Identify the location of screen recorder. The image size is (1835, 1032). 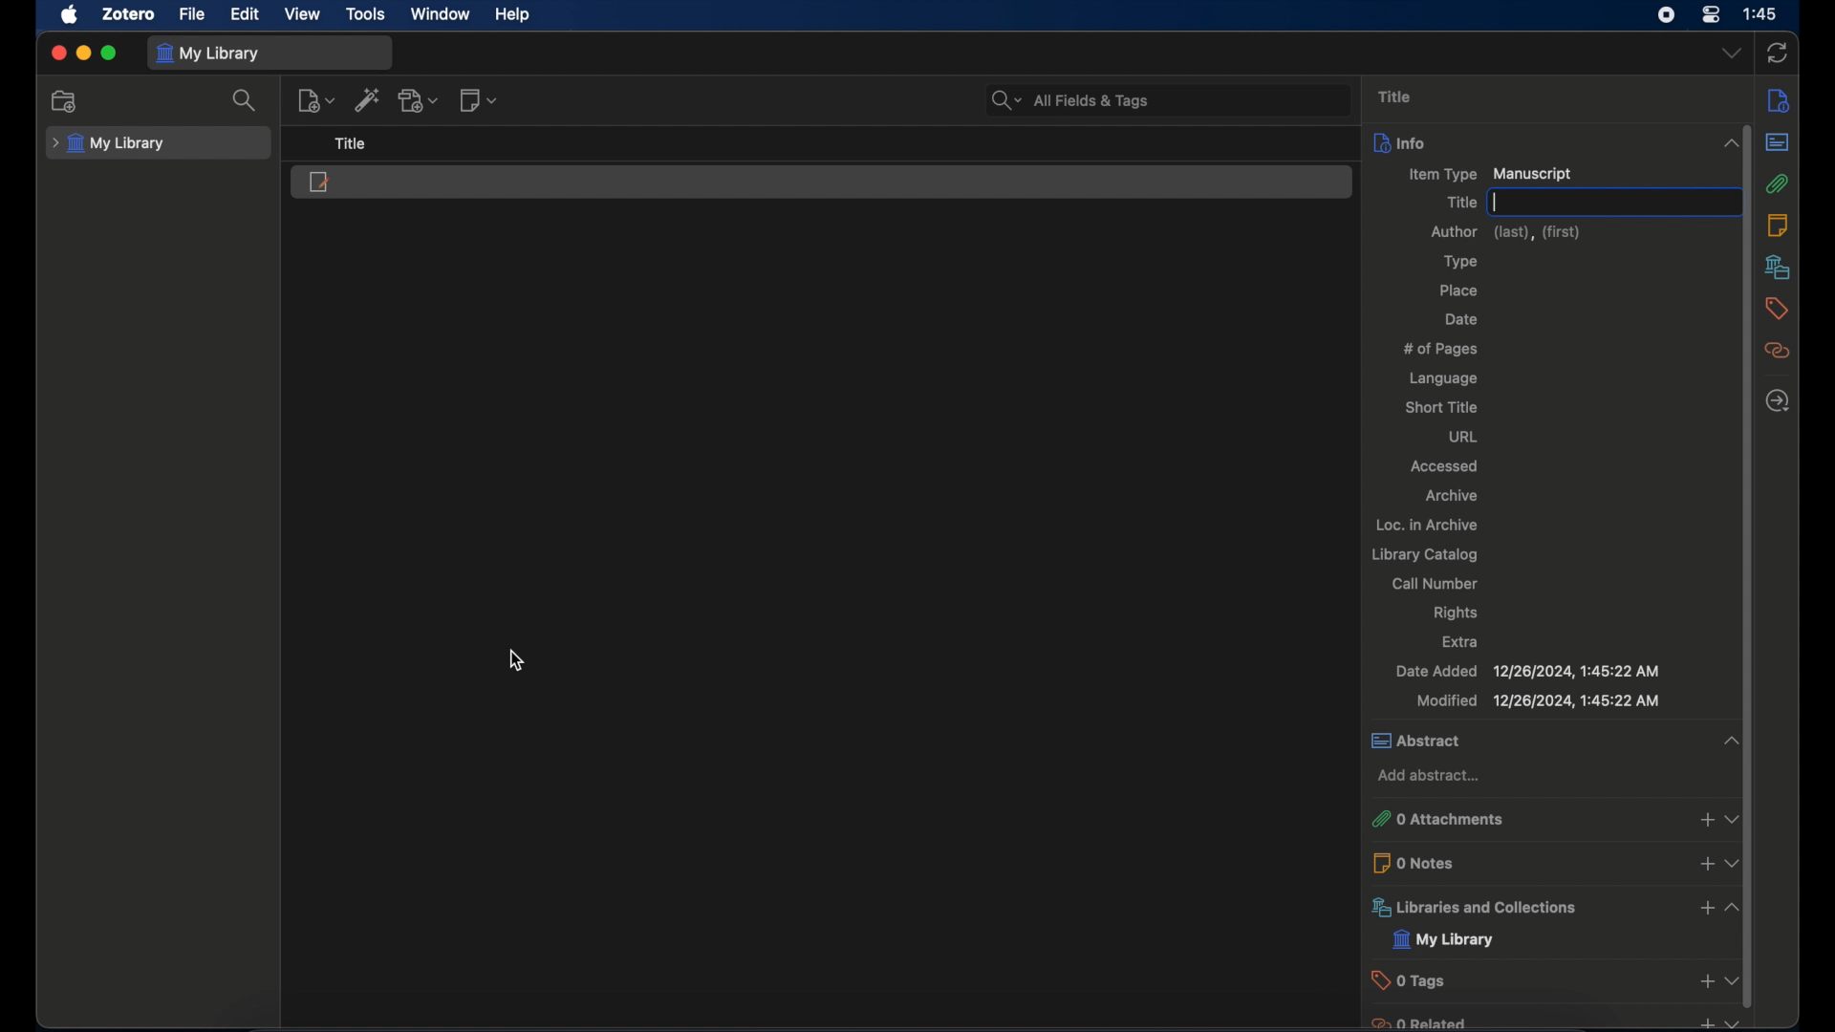
(1668, 15).